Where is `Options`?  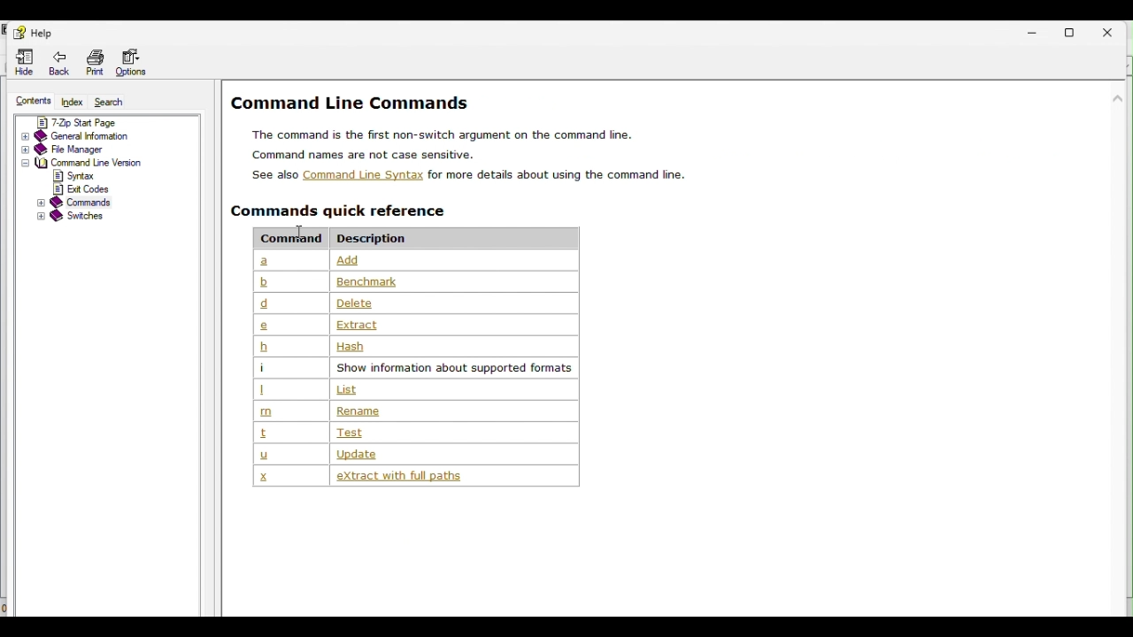
Options is located at coordinates (137, 63).